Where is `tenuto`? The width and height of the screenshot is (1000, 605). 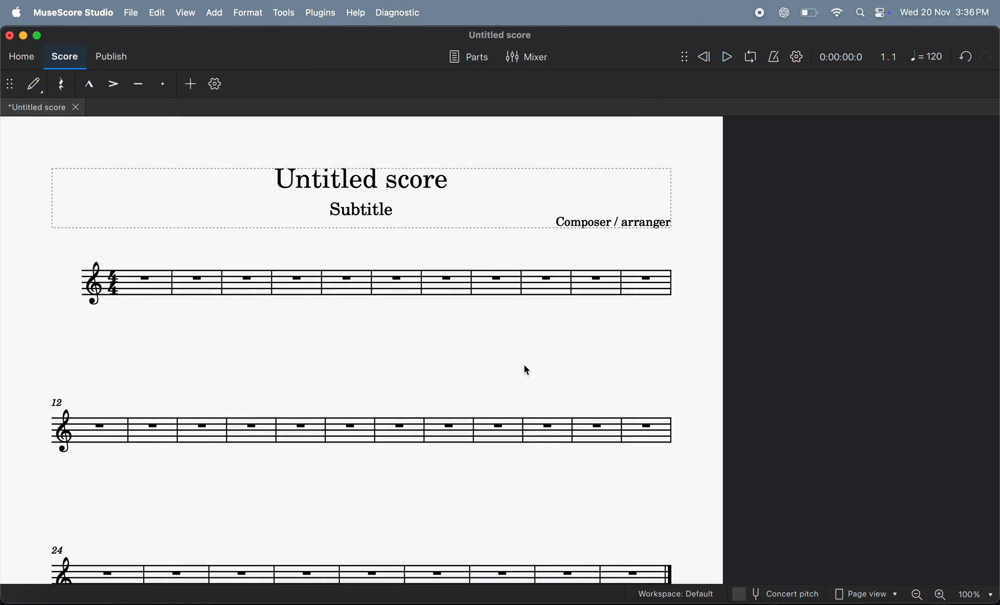
tenuto is located at coordinates (89, 84).